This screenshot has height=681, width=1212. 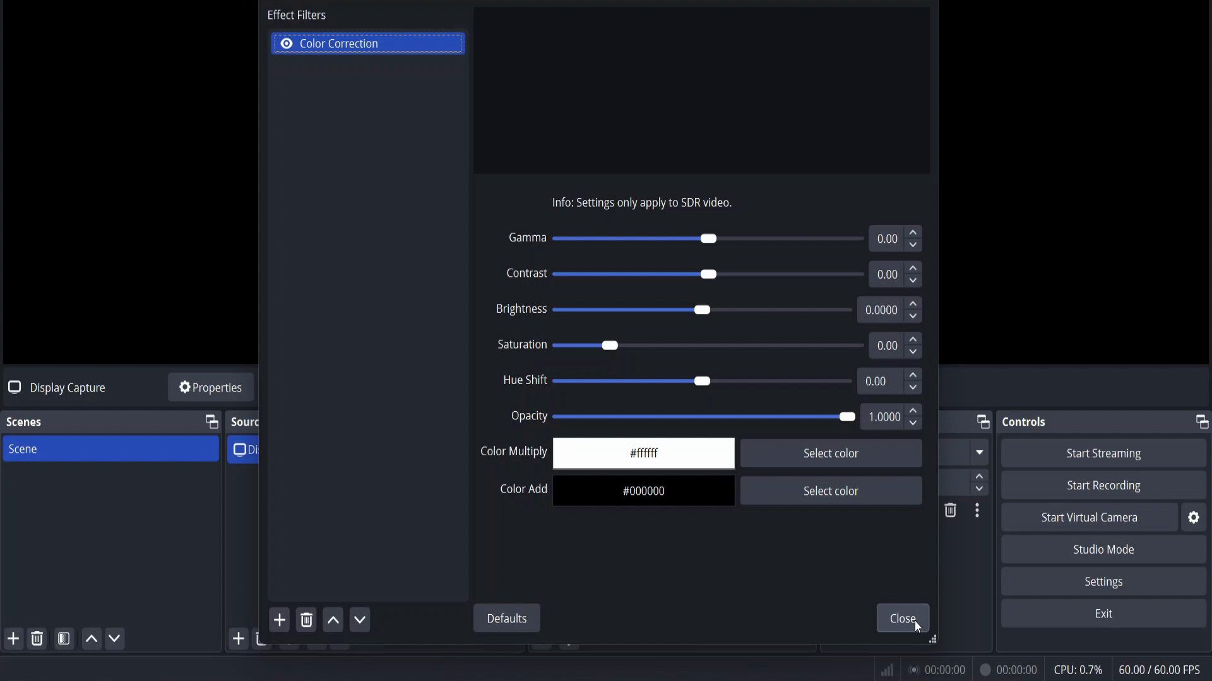 What do you see at coordinates (919, 632) in the screenshot?
I see `cursor` at bounding box center [919, 632].